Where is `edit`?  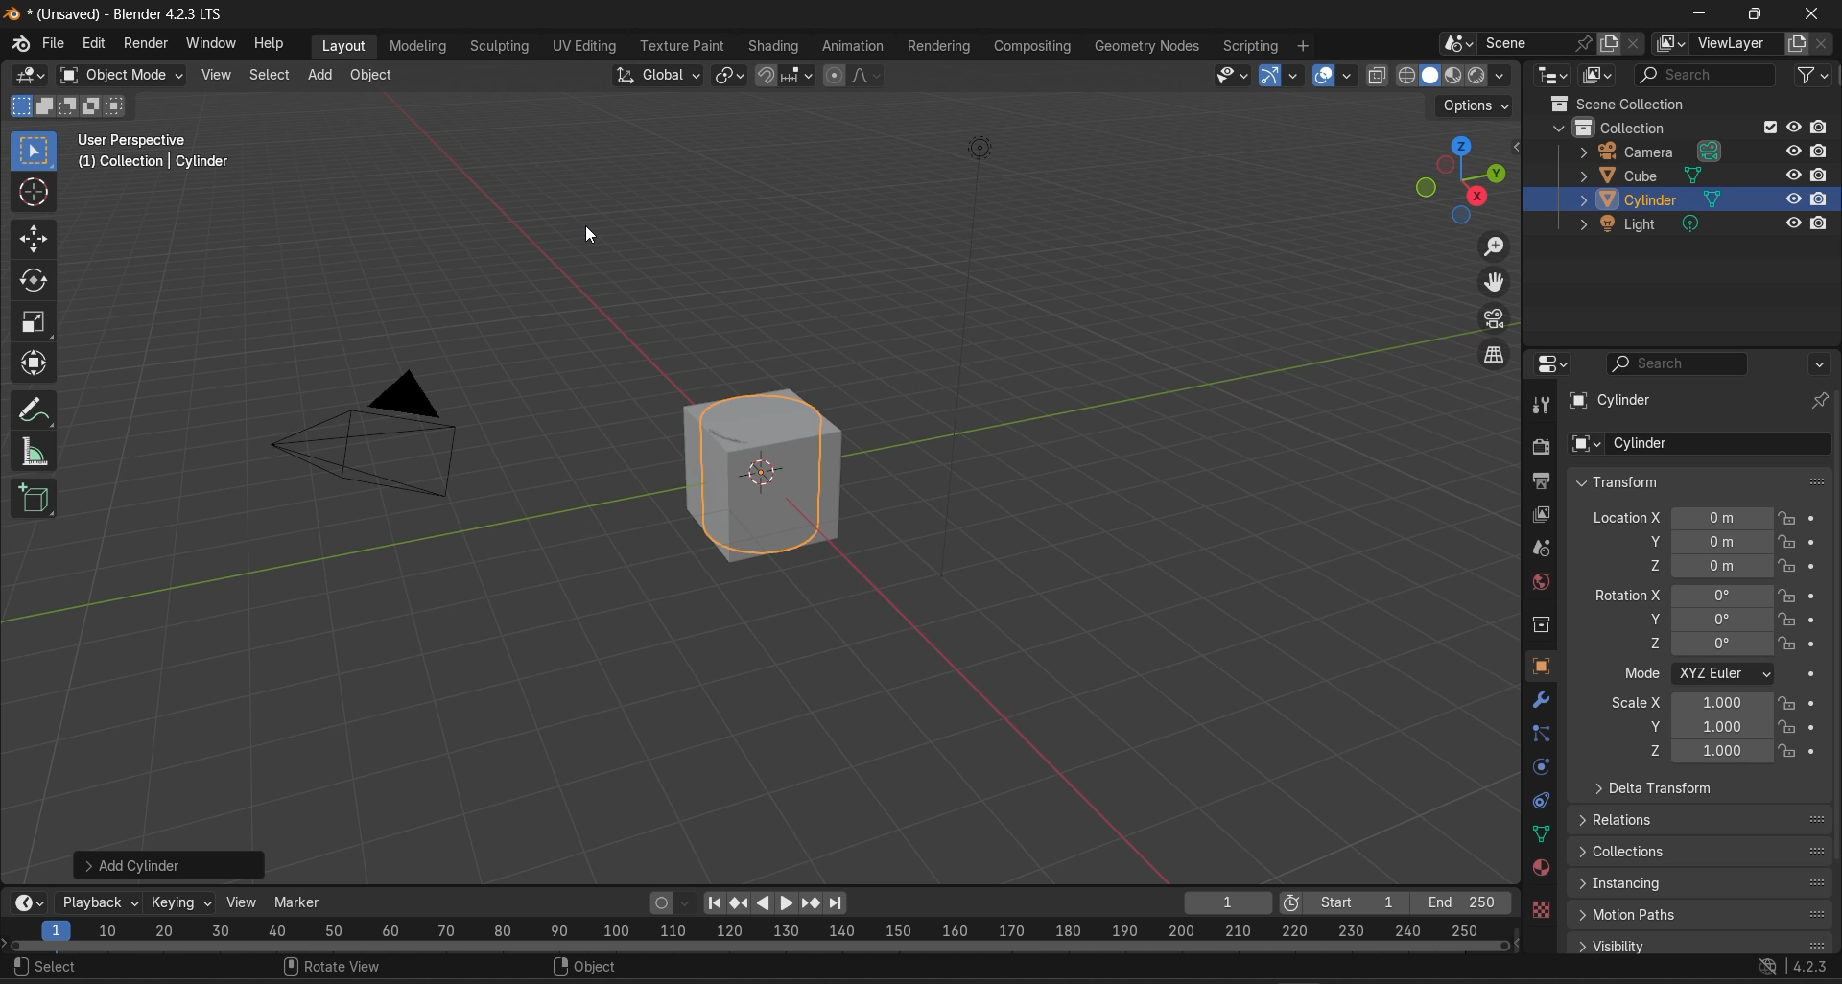 edit is located at coordinates (95, 41).